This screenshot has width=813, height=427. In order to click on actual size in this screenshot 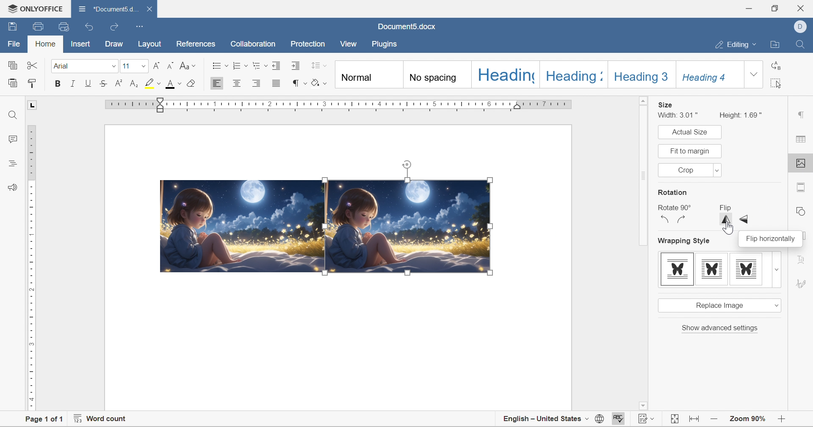, I will do `click(688, 132)`.